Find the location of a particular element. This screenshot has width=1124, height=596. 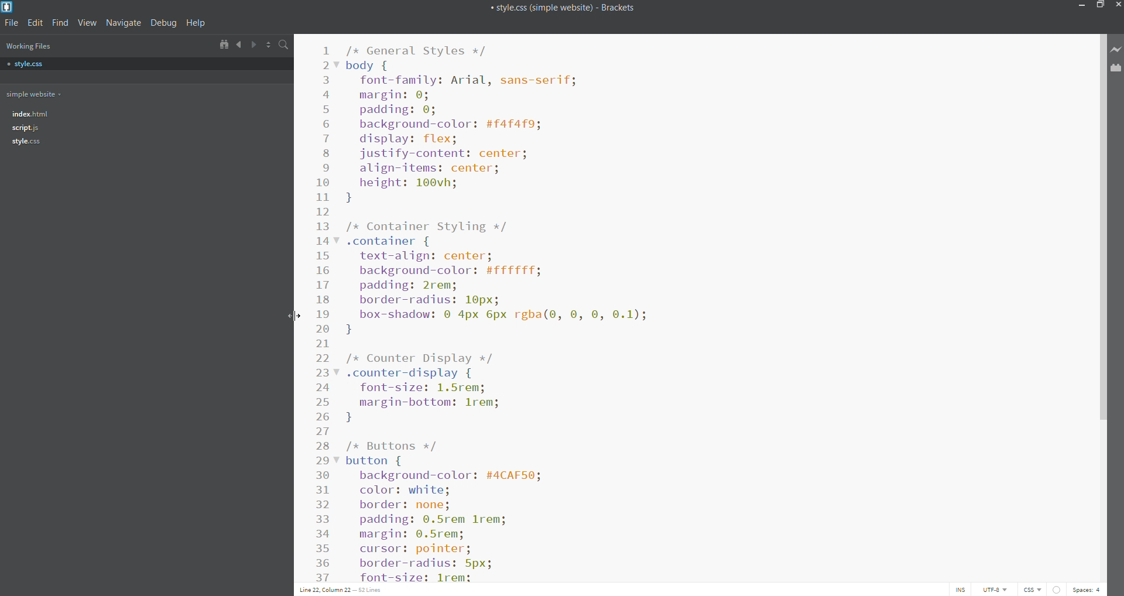

working files is located at coordinates (28, 45).